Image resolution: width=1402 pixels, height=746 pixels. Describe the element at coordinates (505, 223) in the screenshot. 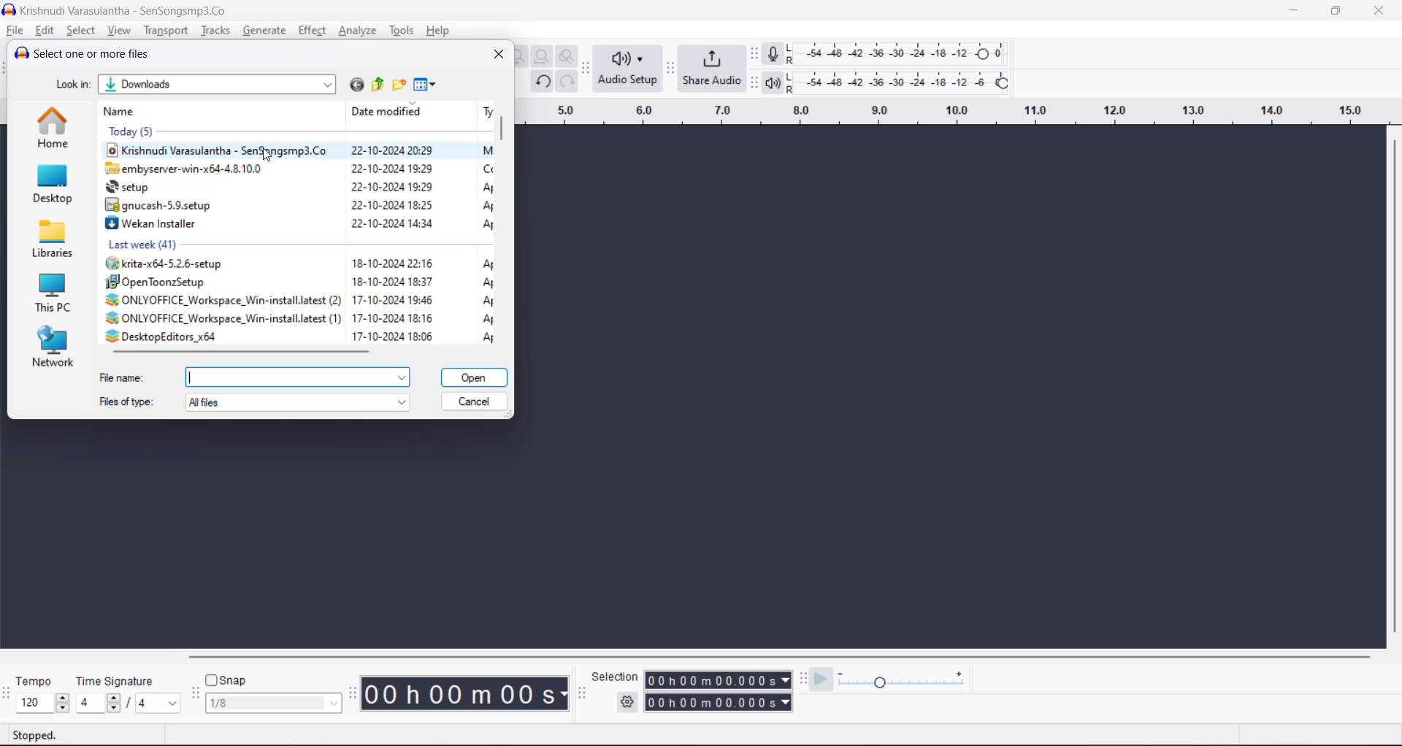

I see `vertical scrollbar` at that location.